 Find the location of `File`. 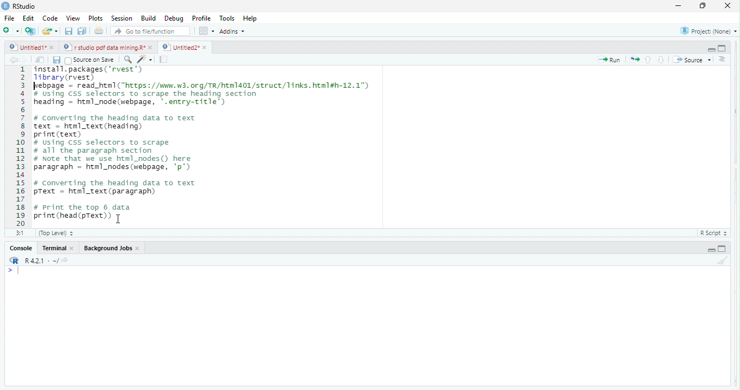

File is located at coordinates (9, 18).